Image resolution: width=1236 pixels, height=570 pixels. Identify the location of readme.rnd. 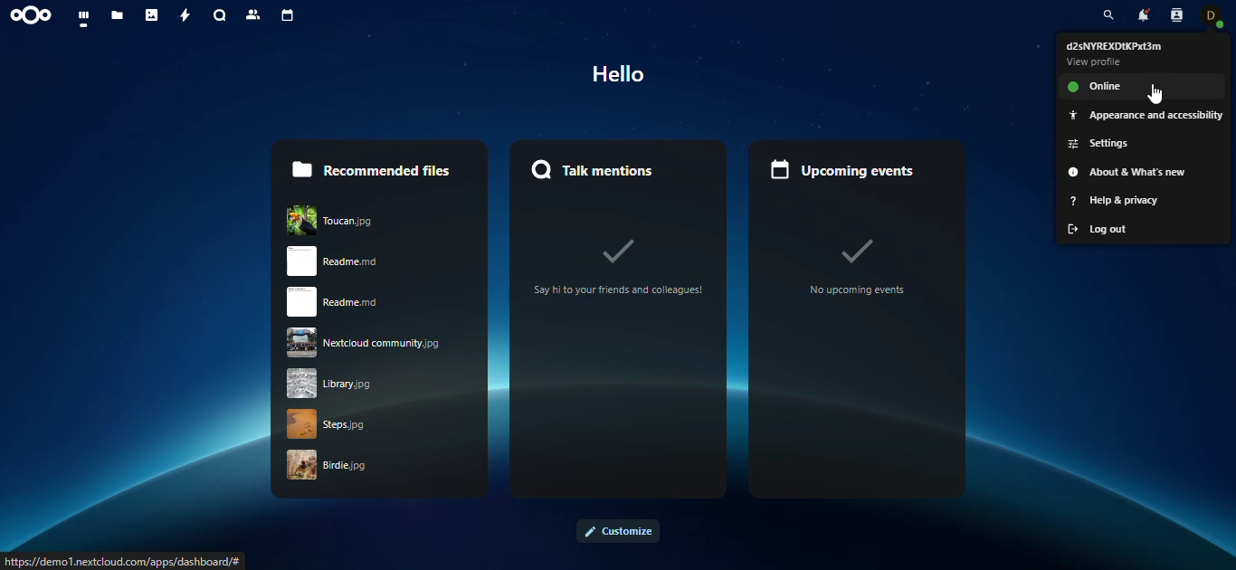
(366, 302).